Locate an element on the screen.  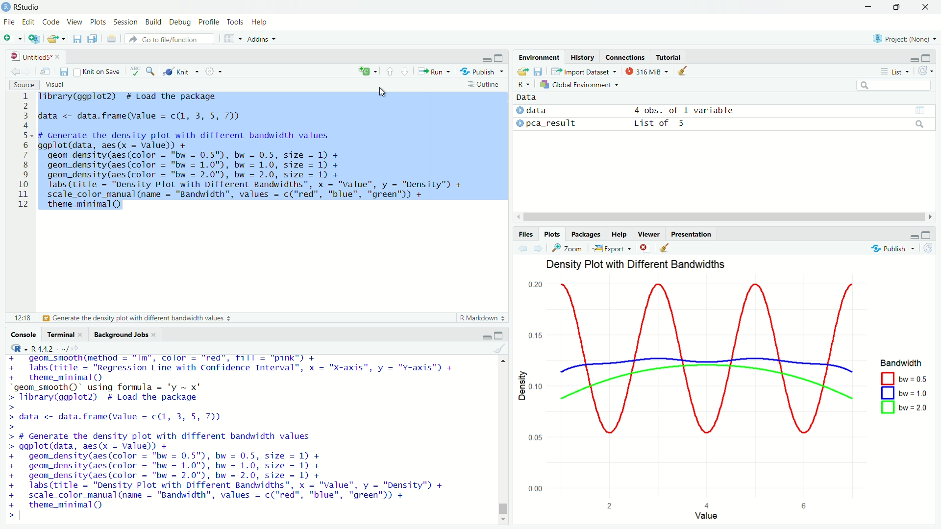
Session is located at coordinates (125, 22).